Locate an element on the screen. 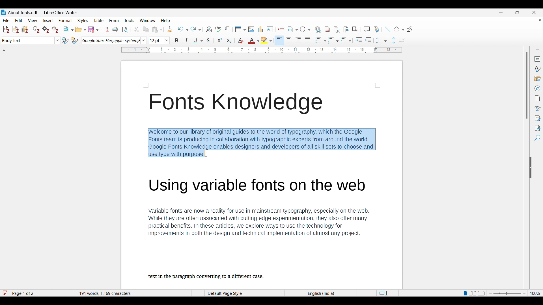 Image resolution: width=543 pixels, height=305 pixels. Edit menu is located at coordinates (19, 20).